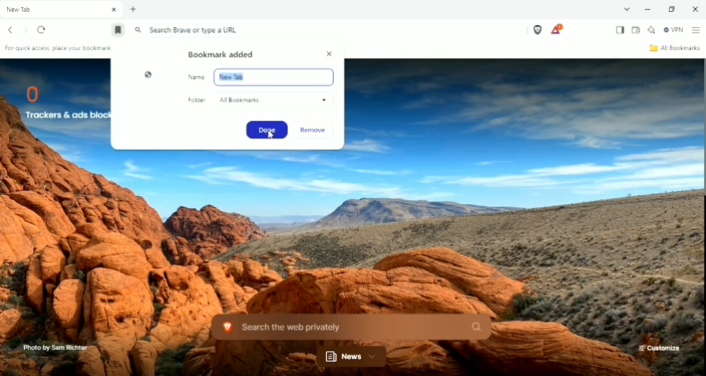 Image resolution: width=706 pixels, height=376 pixels. Describe the element at coordinates (26, 30) in the screenshot. I see `Click to go forward` at that location.